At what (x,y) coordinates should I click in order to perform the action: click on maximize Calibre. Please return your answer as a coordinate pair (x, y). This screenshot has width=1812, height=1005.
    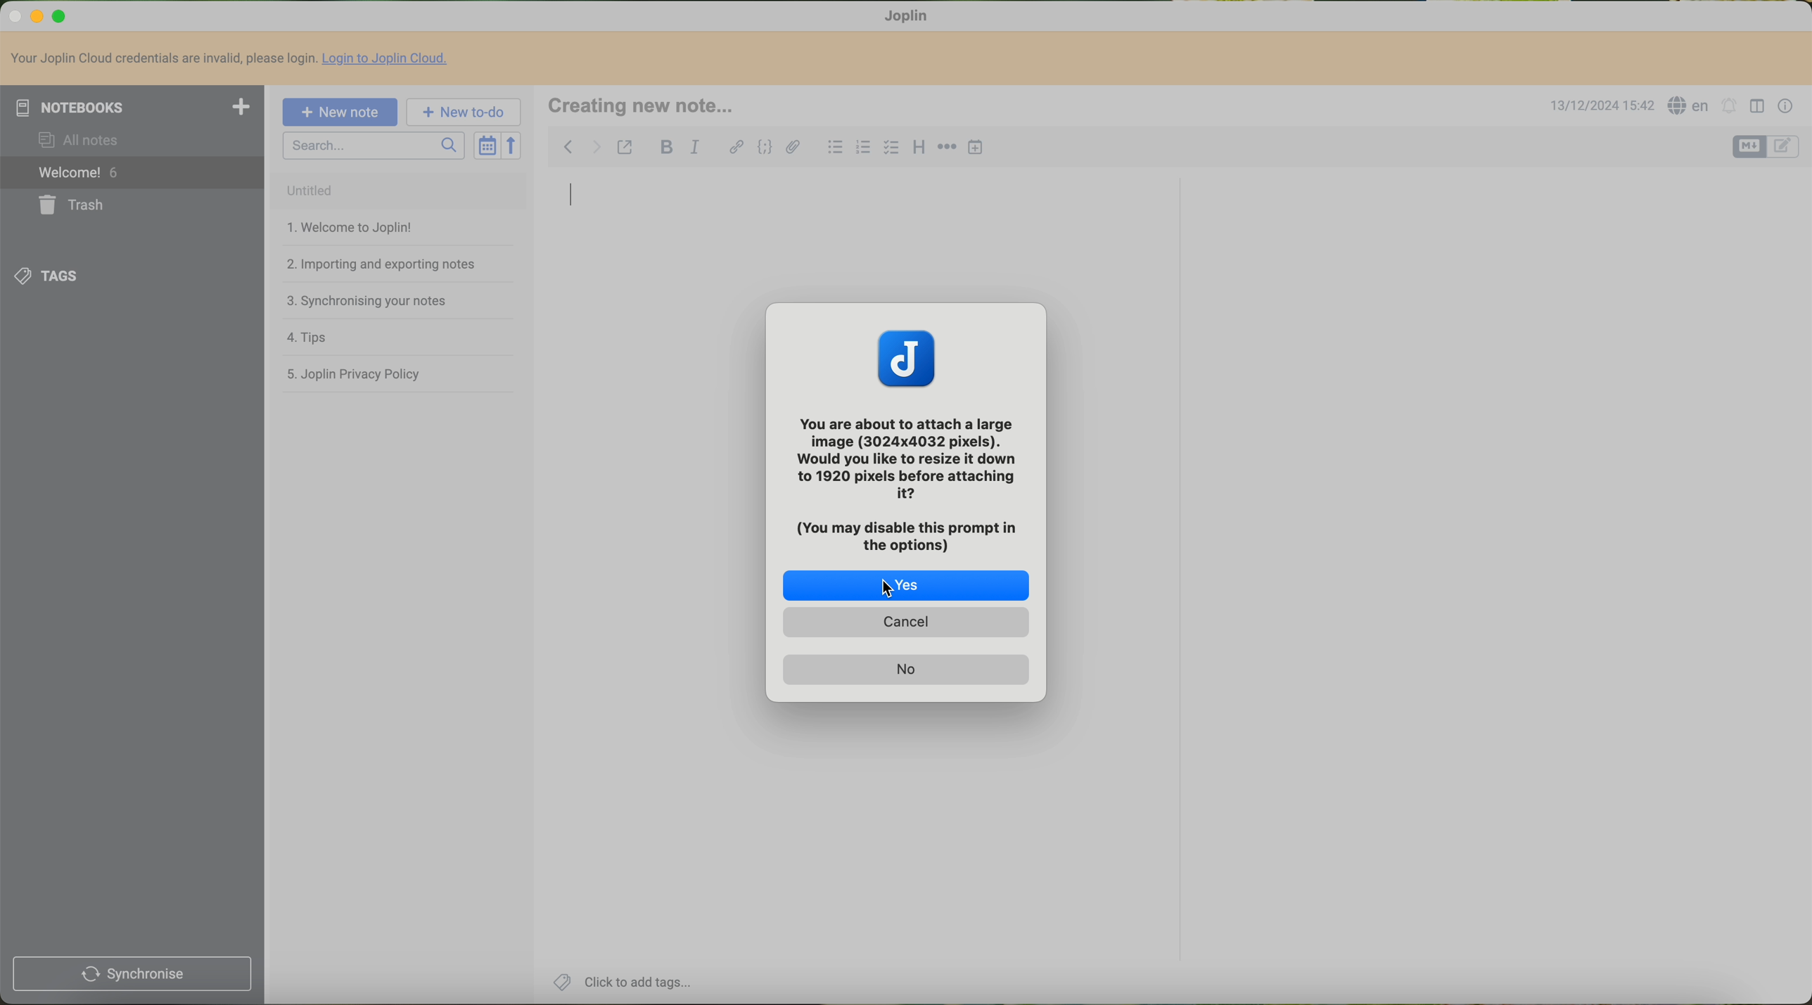
    Looking at the image, I should click on (60, 17).